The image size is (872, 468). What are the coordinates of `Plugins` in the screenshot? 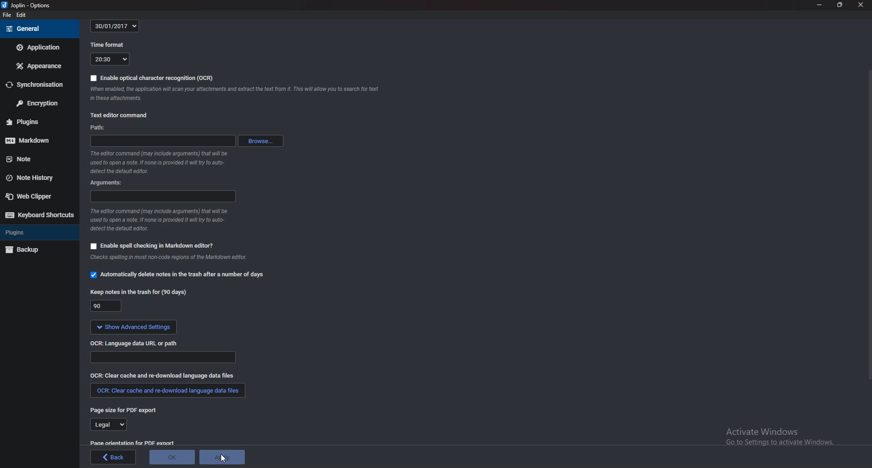 It's located at (37, 121).